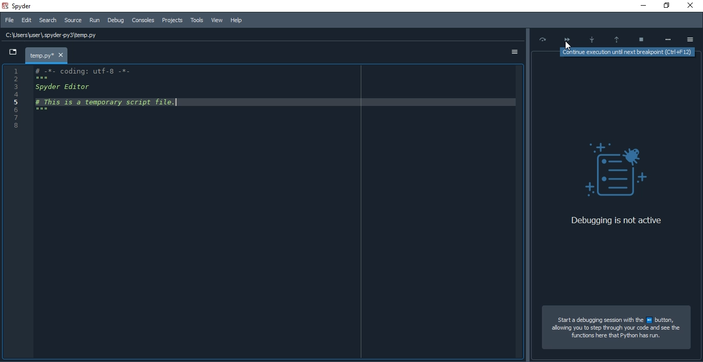 The image size is (703, 362). I want to click on File , so click(10, 20).